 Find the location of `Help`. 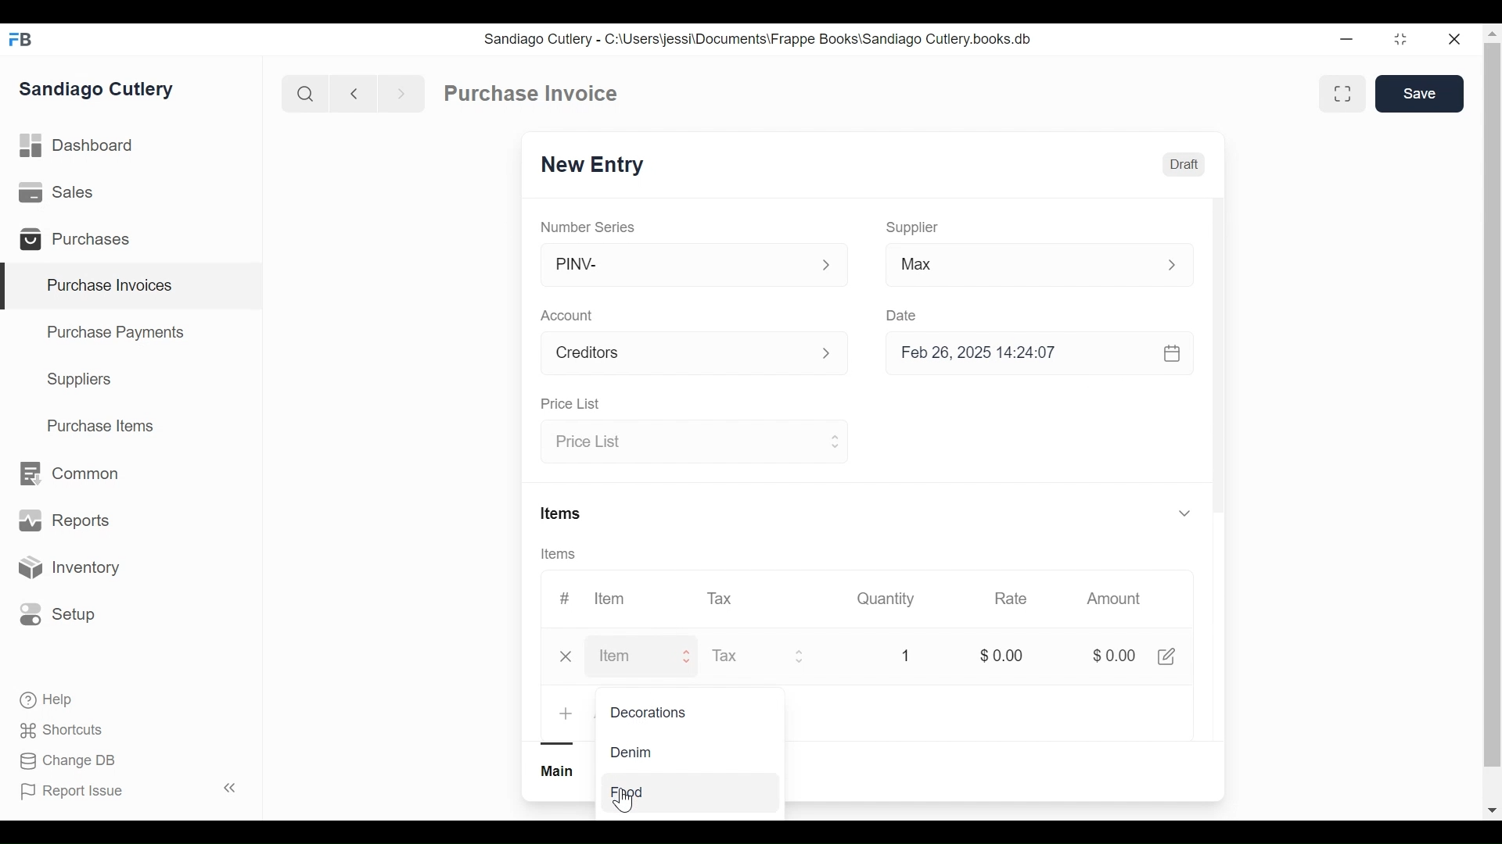

Help is located at coordinates (48, 700).